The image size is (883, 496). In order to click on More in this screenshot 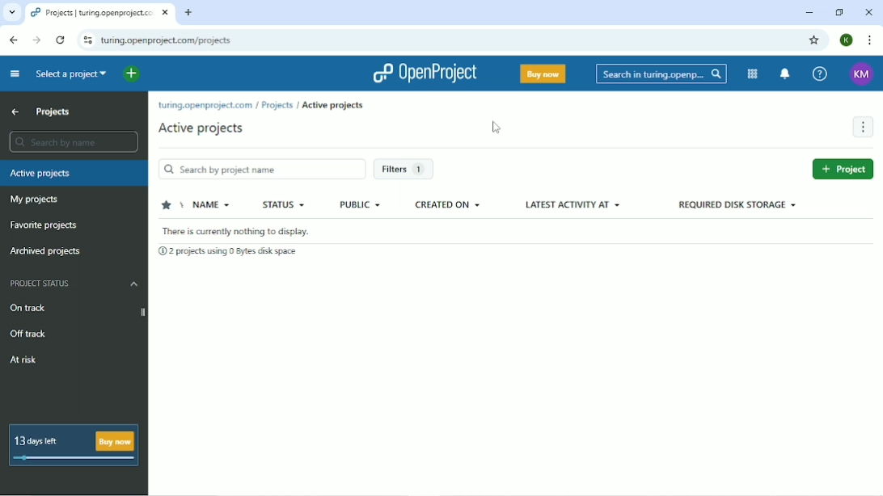, I will do `click(862, 127)`.